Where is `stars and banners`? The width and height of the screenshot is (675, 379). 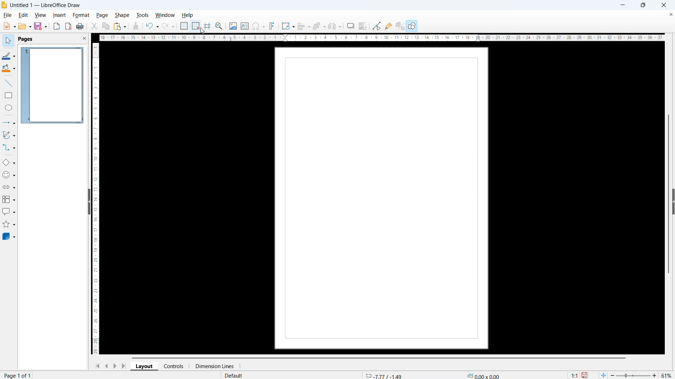
stars and banners is located at coordinates (9, 224).